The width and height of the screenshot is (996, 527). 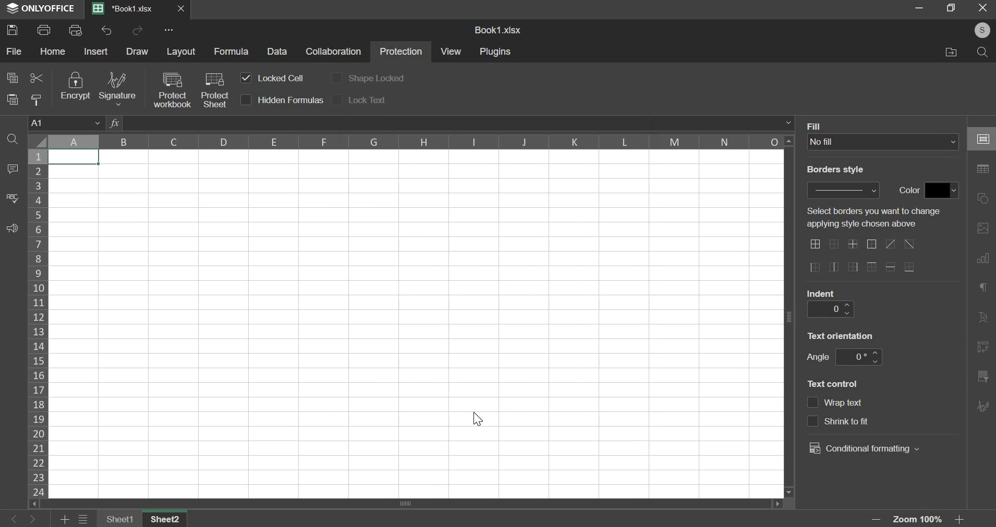 What do you see at coordinates (214, 89) in the screenshot?
I see `protect sheet with cursor` at bounding box center [214, 89].